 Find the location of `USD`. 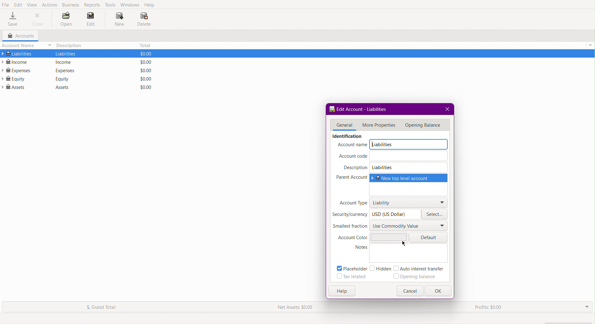

USD is located at coordinates (395, 215).